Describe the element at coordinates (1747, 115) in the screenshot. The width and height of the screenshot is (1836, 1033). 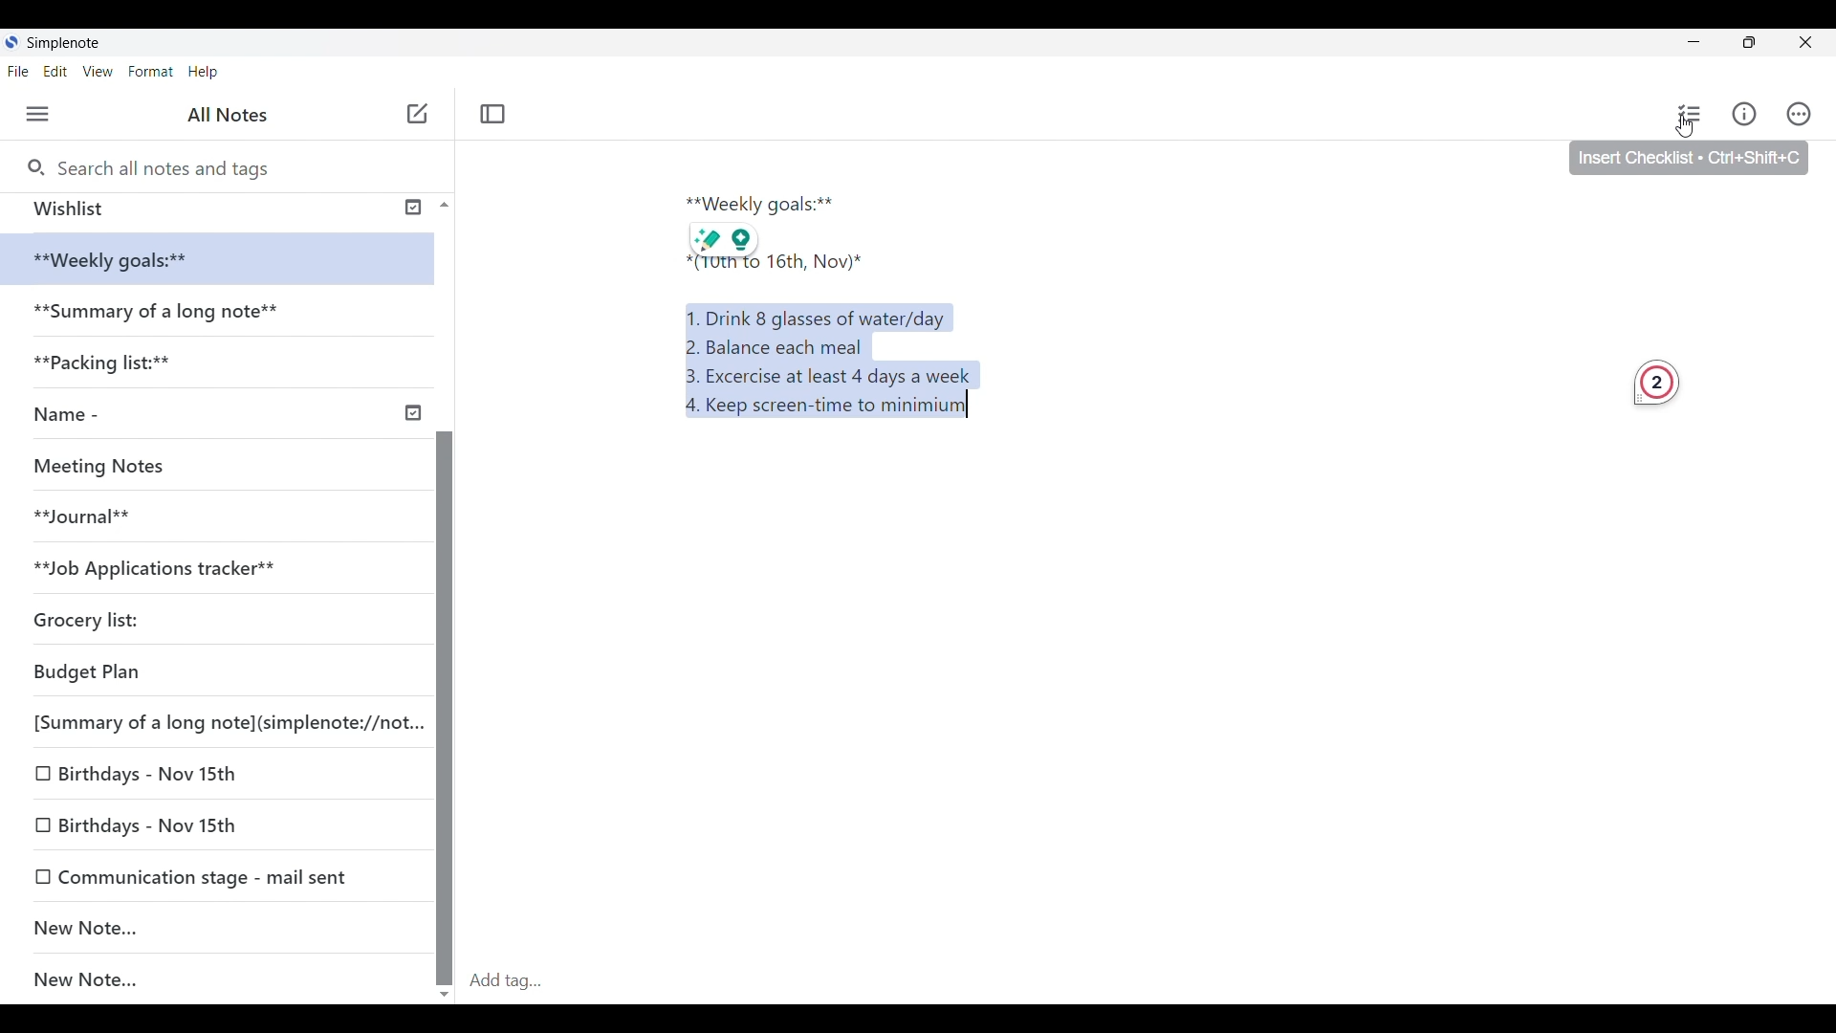
I see `Info` at that location.